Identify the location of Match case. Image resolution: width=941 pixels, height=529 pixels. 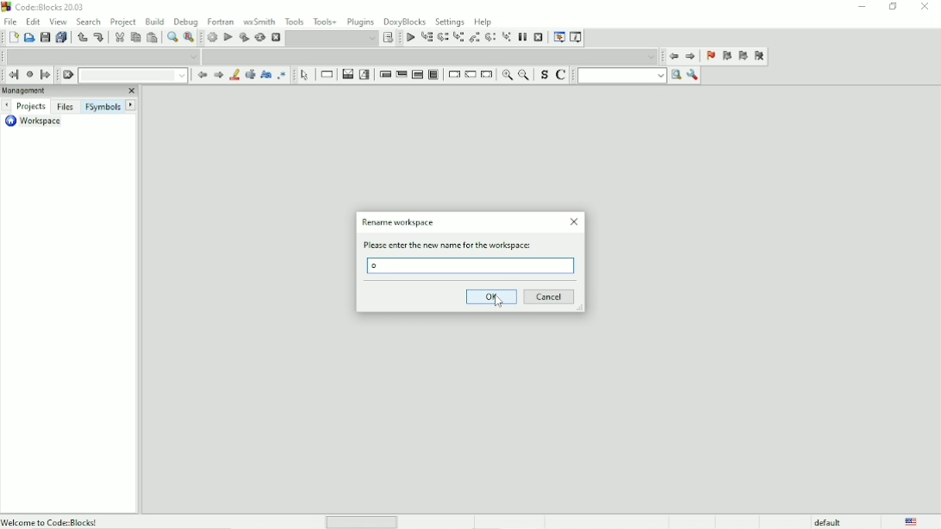
(265, 75).